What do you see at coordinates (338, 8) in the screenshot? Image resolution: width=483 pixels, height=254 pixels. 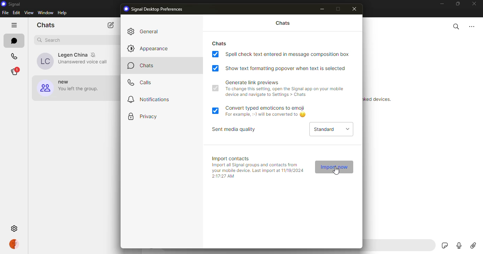 I see `maximize` at bounding box center [338, 8].